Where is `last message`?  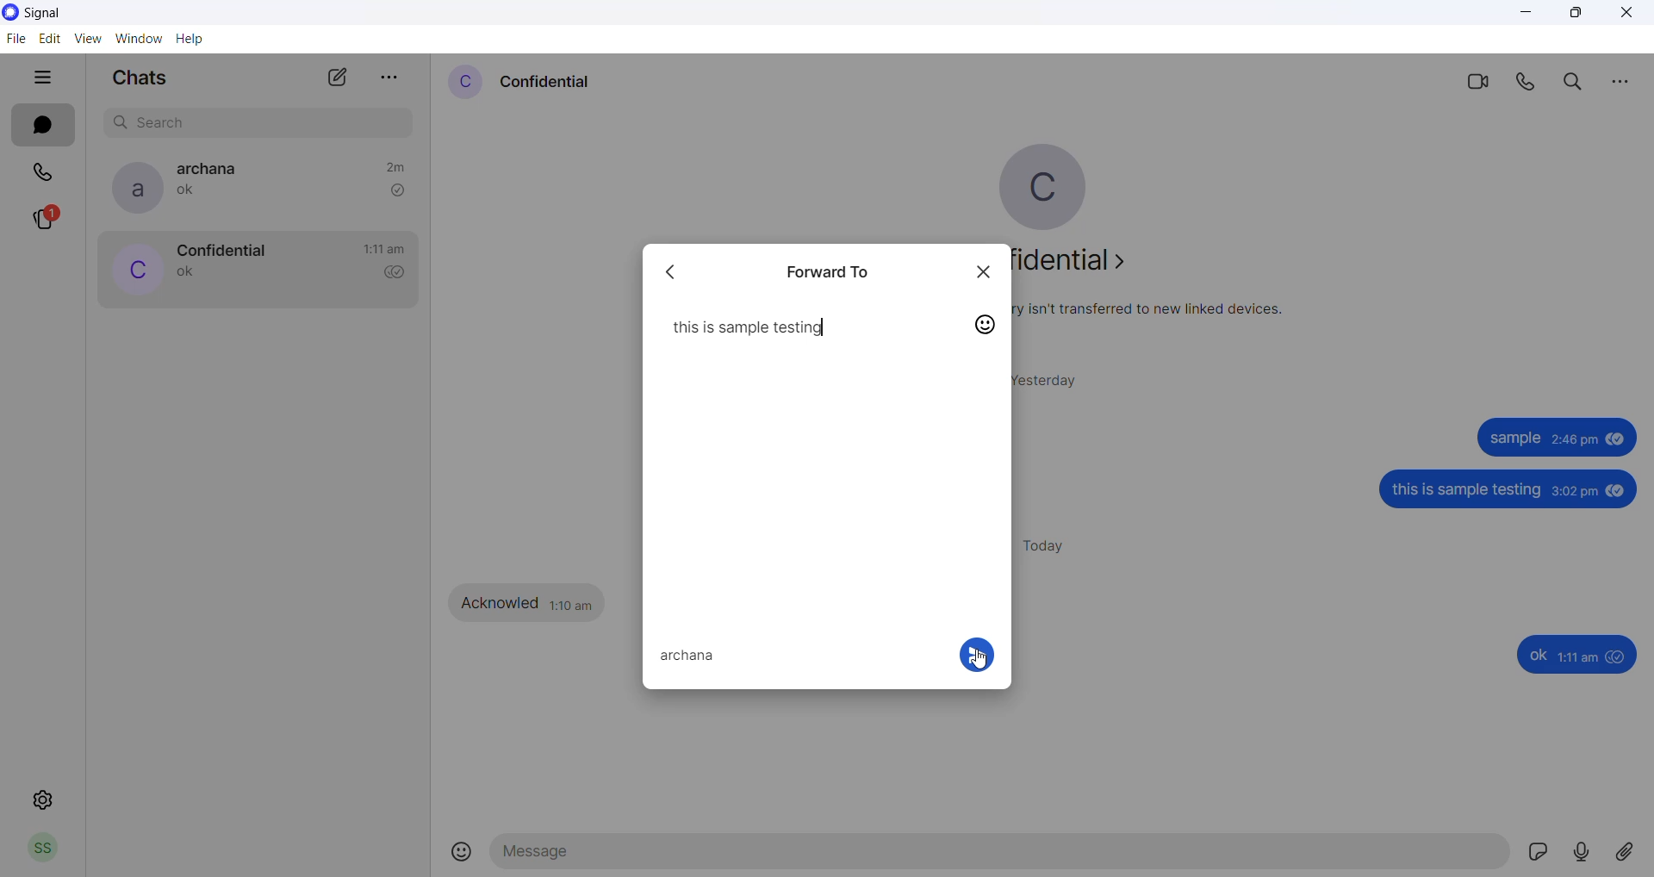 last message is located at coordinates (190, 194).